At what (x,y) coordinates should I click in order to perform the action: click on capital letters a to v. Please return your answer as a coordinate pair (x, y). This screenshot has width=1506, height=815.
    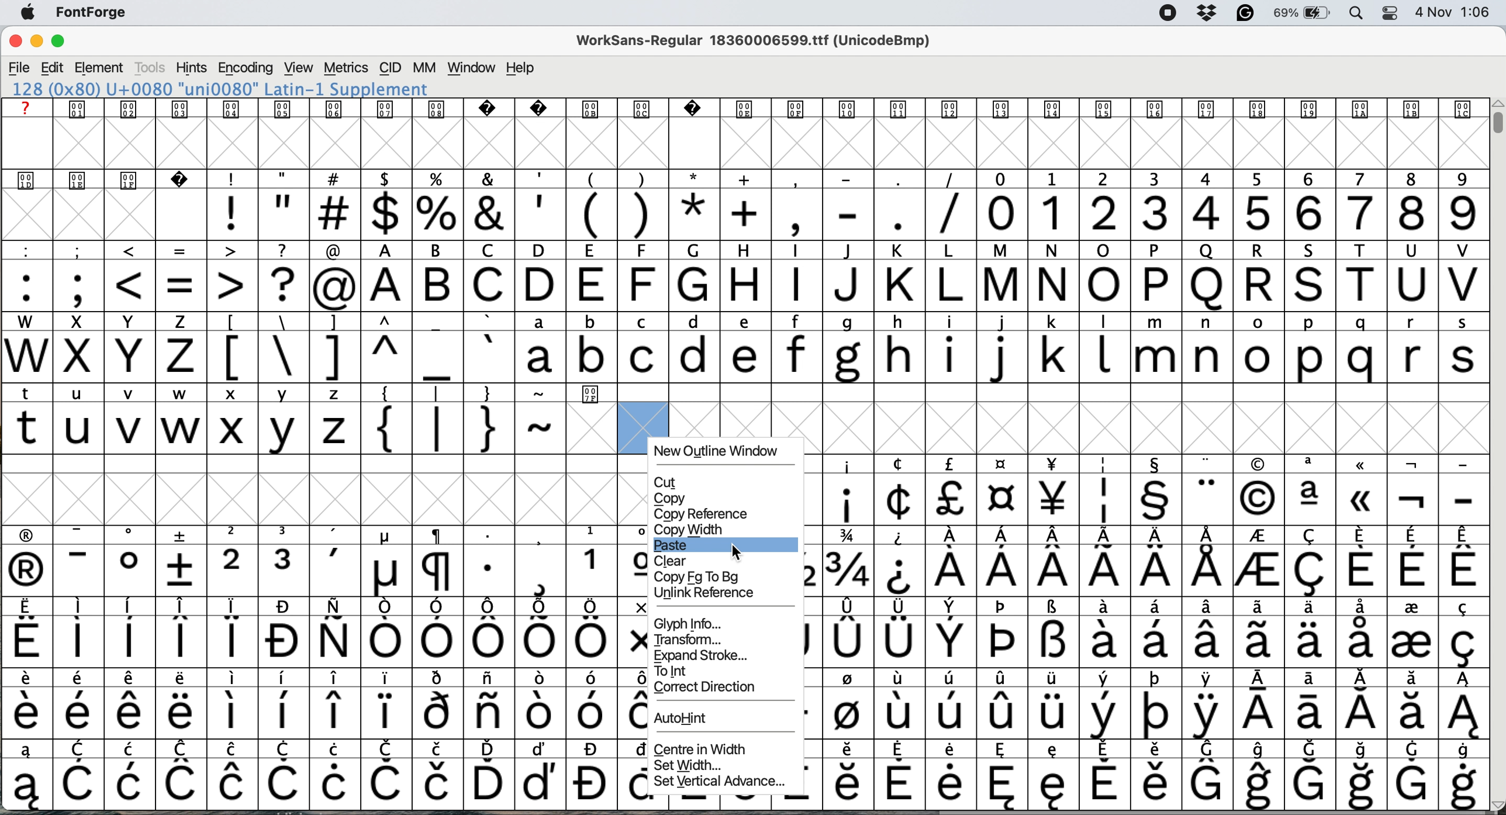
    Looking at the image, I should click on (921, 287).